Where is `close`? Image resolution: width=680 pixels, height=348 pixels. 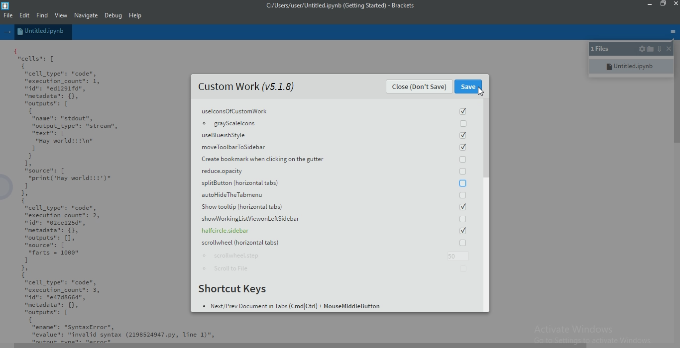
close is located at coordinates (675, 5).